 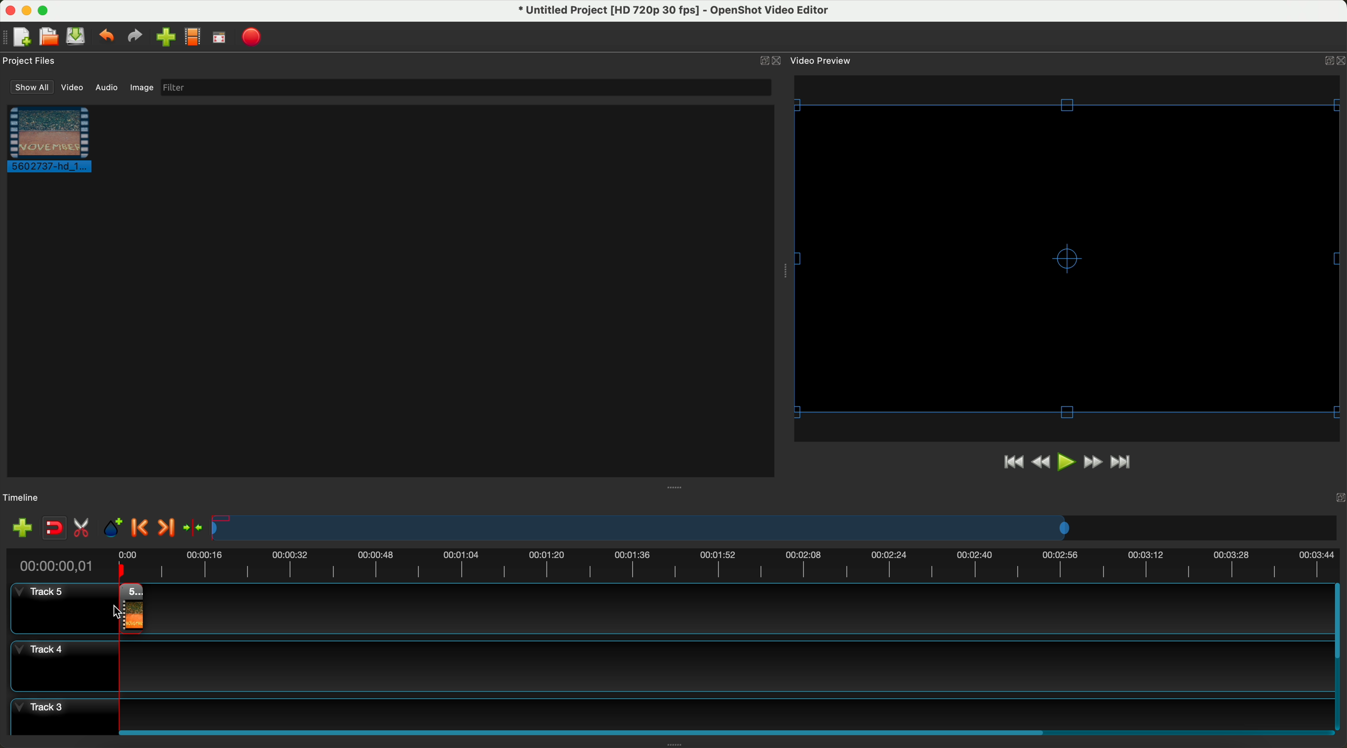 I want to click on next marker, so click(x=170, y=525).